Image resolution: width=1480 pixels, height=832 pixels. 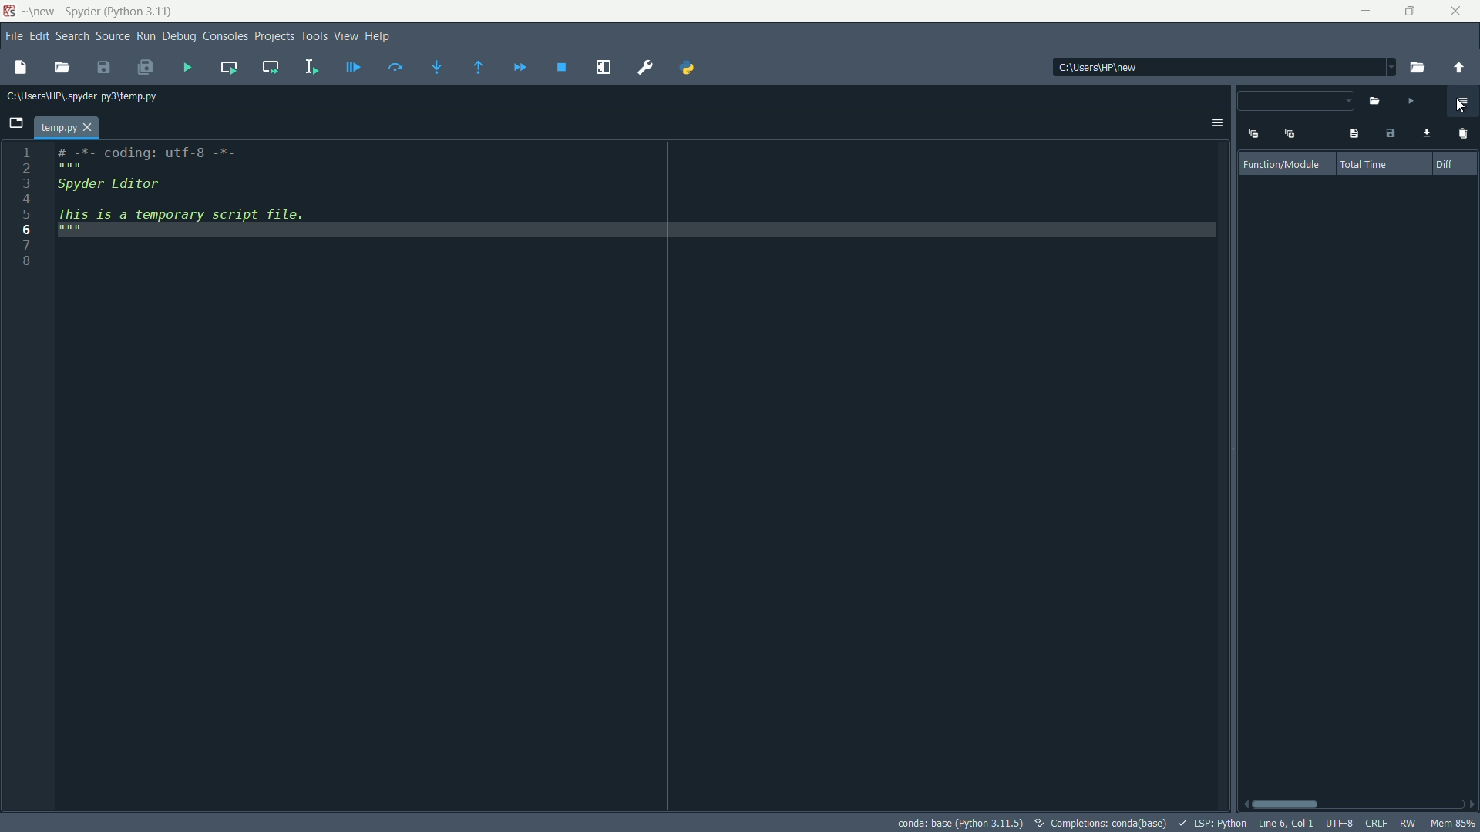 I want to click on run current cell, so click(x=229, y=69).